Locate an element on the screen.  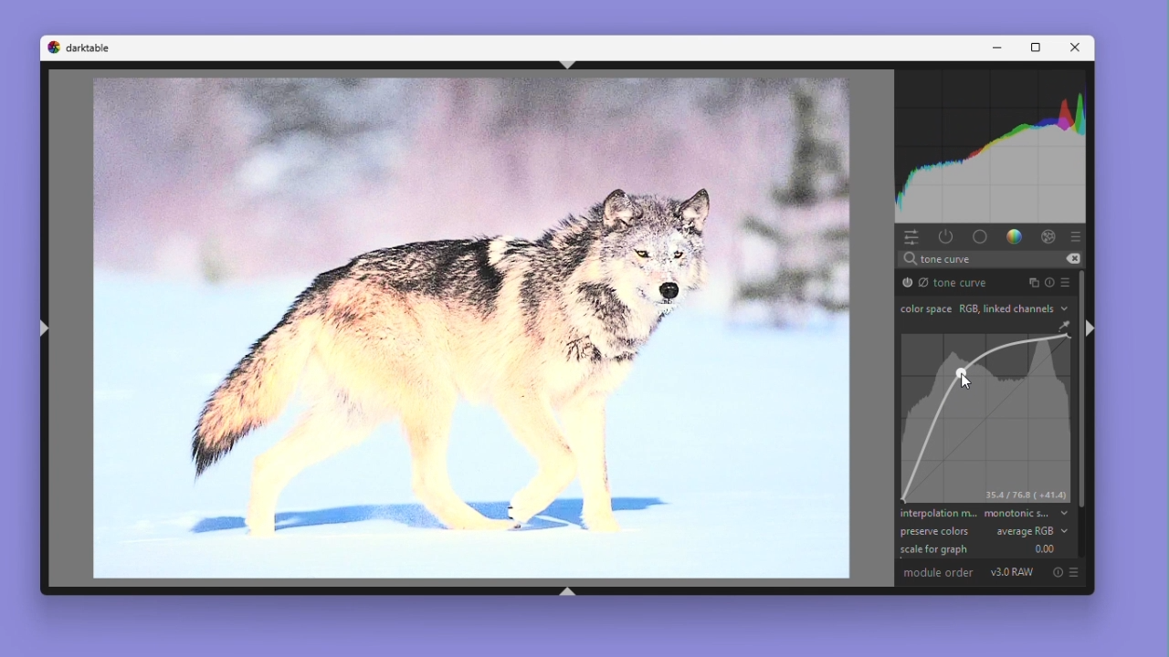
Cursor is located at coordinates (967, 381).